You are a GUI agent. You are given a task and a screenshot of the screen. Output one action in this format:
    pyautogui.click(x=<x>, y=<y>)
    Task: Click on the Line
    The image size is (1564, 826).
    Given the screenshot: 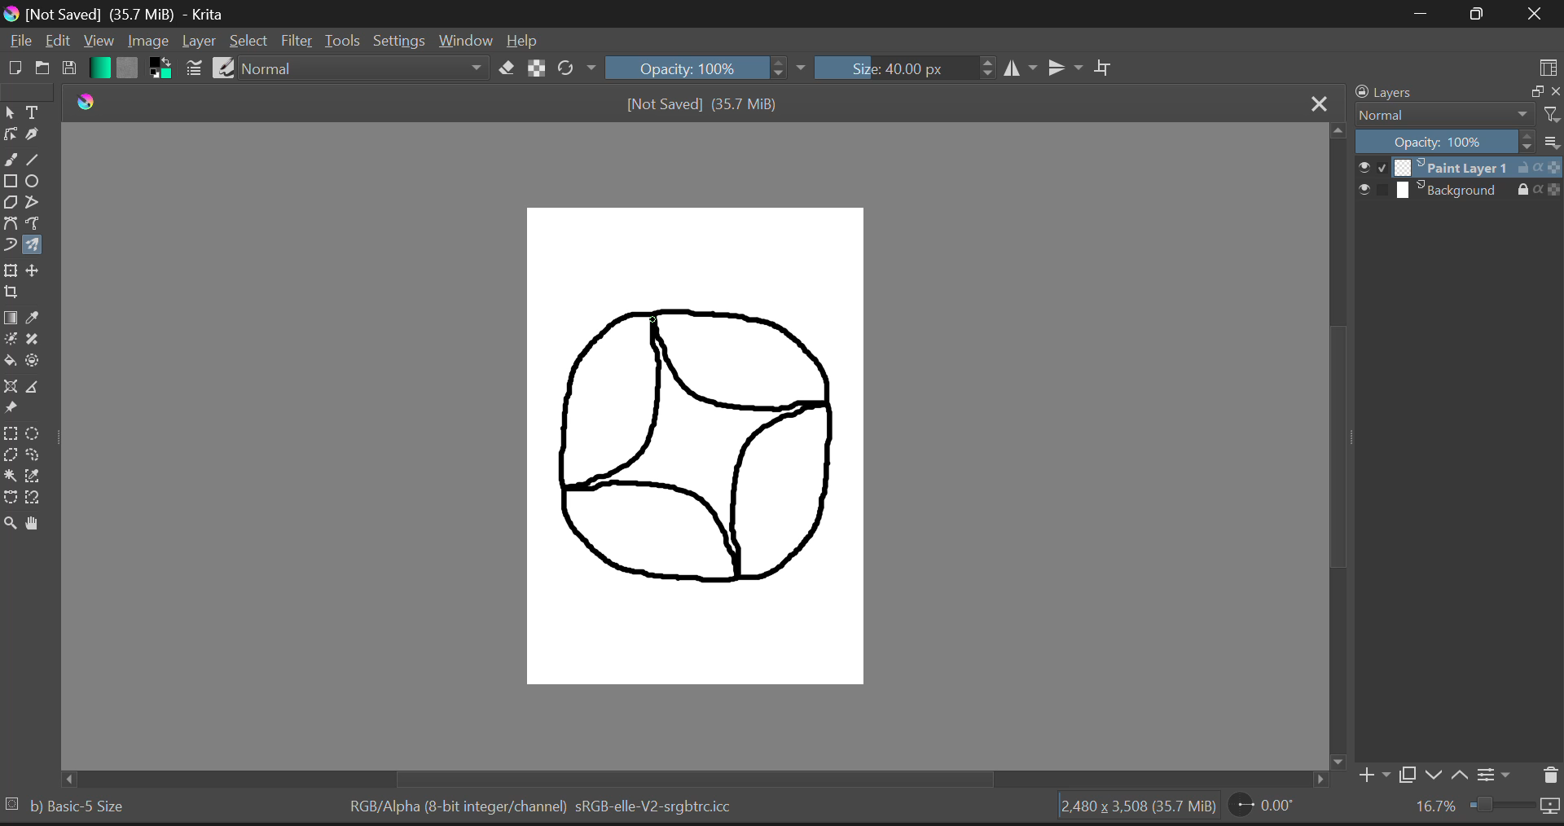 What is the action you would take?
    pyautogui.click(x=36, y=157)
    